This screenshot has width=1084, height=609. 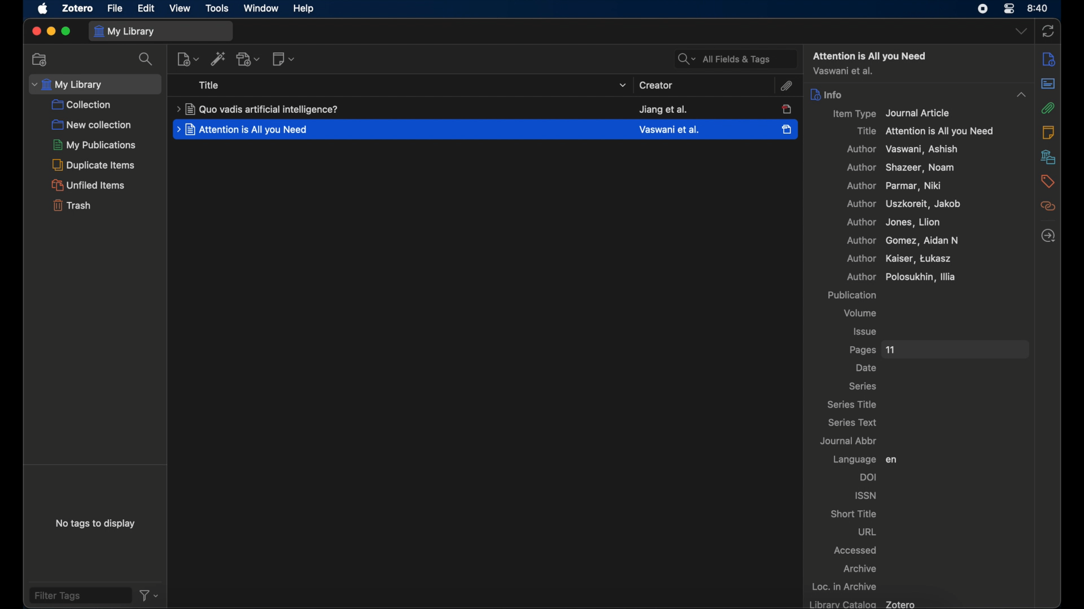 What do you see at coordinates (902, 241) in the screenshot?
I see `author Gomez, Aidan n` at bounding box center [902, 241].